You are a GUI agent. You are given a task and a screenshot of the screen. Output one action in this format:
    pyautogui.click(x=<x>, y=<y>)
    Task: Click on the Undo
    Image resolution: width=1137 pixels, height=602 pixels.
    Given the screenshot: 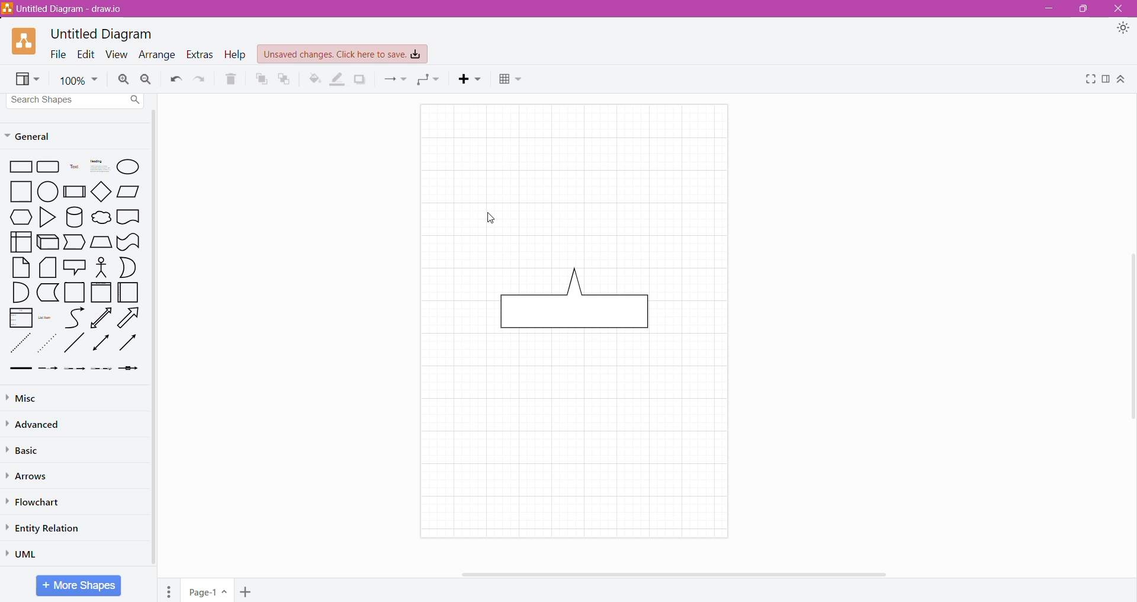 What is the action you would take?
    pyautogui.click(x=176, y=79)
    